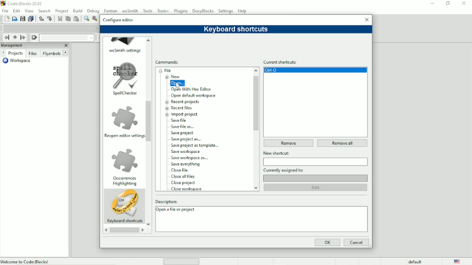 Image resolution: width=472 pixels, height=265 pixels. Describe the element at coordinates (431, 3) in the screenshot. I see `Minimize` at that location.